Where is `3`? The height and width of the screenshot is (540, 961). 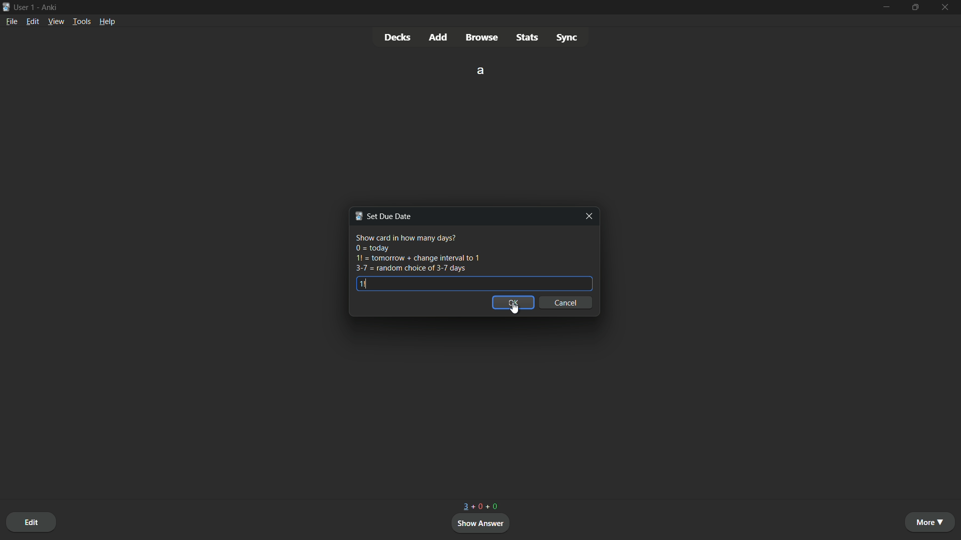 3 is located at coordinates (466, 506).